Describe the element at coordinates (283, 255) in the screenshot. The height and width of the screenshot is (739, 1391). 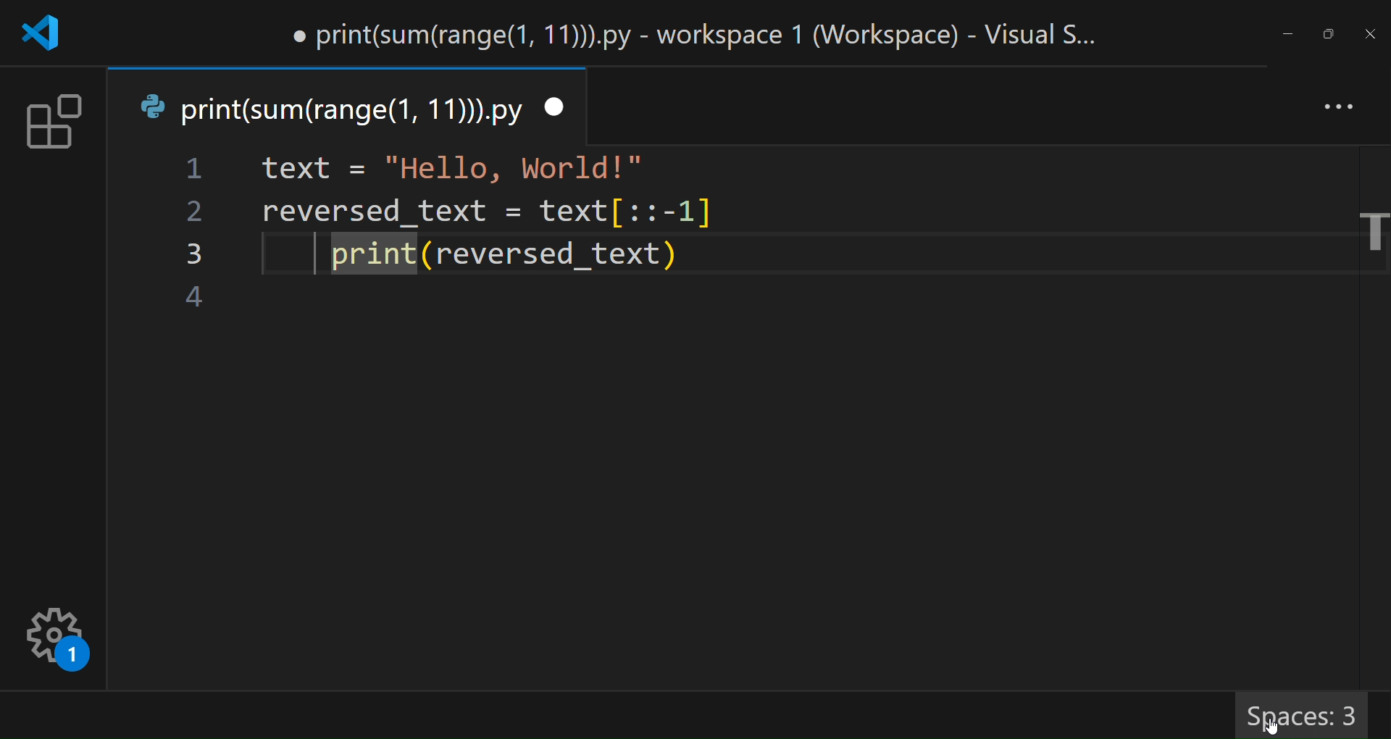
I see `indentation changed to 3` at that location.